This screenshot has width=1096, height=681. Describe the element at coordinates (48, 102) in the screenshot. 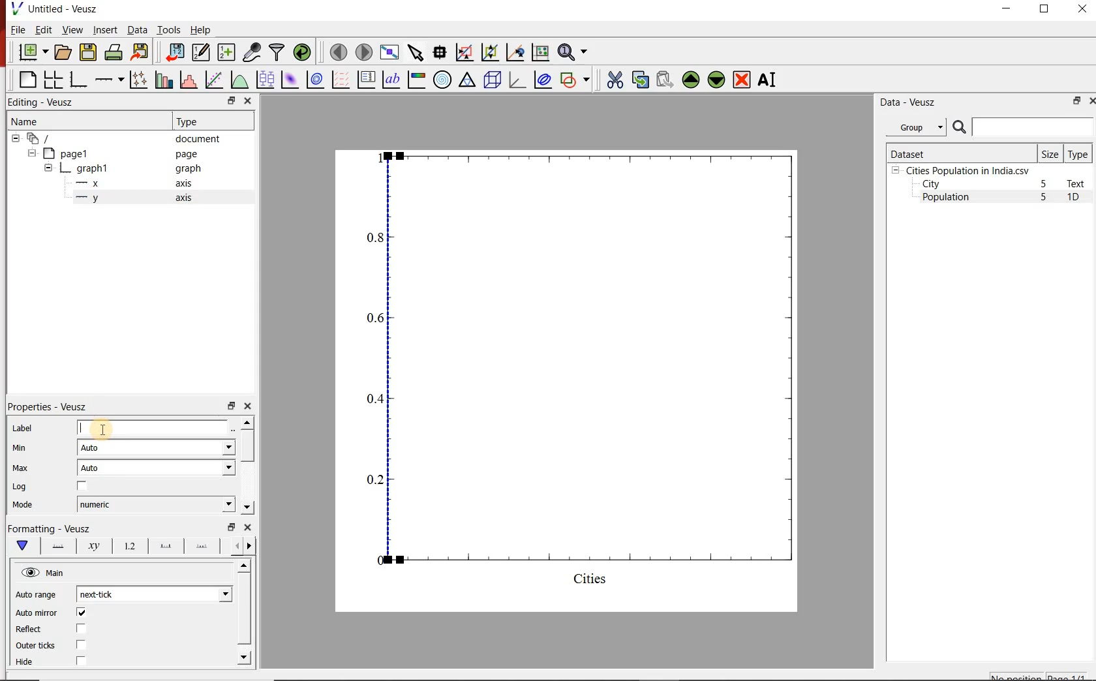

I see `Editing - Veusz` at that location.